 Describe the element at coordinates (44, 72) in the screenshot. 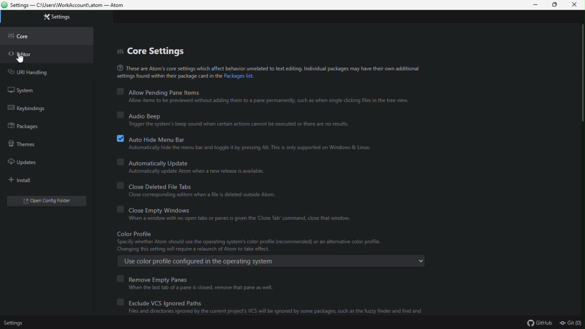

I see `URL handling` at that location.